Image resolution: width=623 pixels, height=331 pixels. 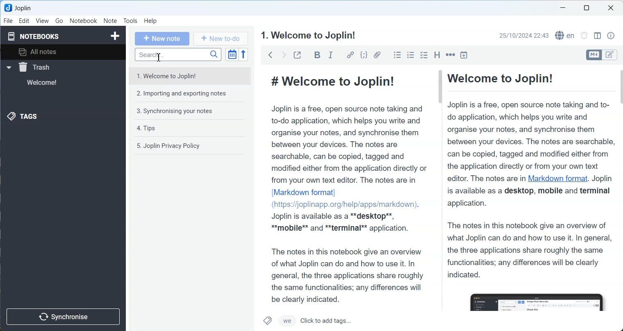 I want to click on View, so click(x=42, y=21).